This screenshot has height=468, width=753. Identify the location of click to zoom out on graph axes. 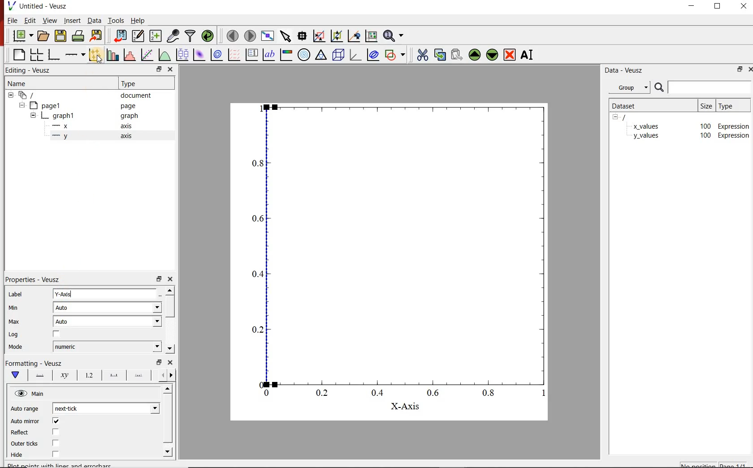
(335, 36).